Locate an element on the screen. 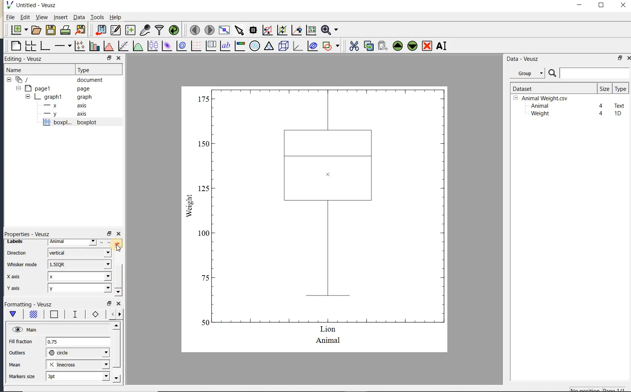  cut the selected widget is located at coordinates (353, 46).